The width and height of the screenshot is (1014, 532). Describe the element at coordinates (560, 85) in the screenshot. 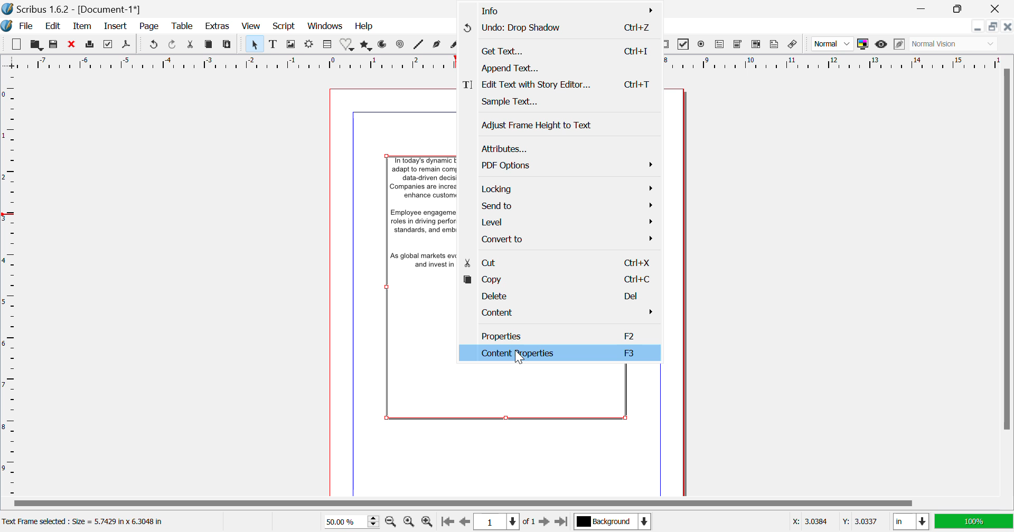

I see `Edit Text on Story Editor` at that location.